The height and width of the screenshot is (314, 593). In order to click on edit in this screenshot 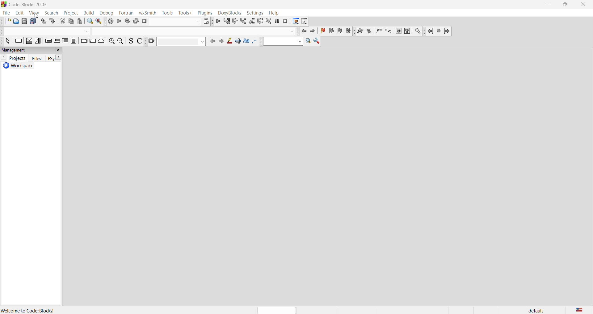, I will do `click(20, 13)`.